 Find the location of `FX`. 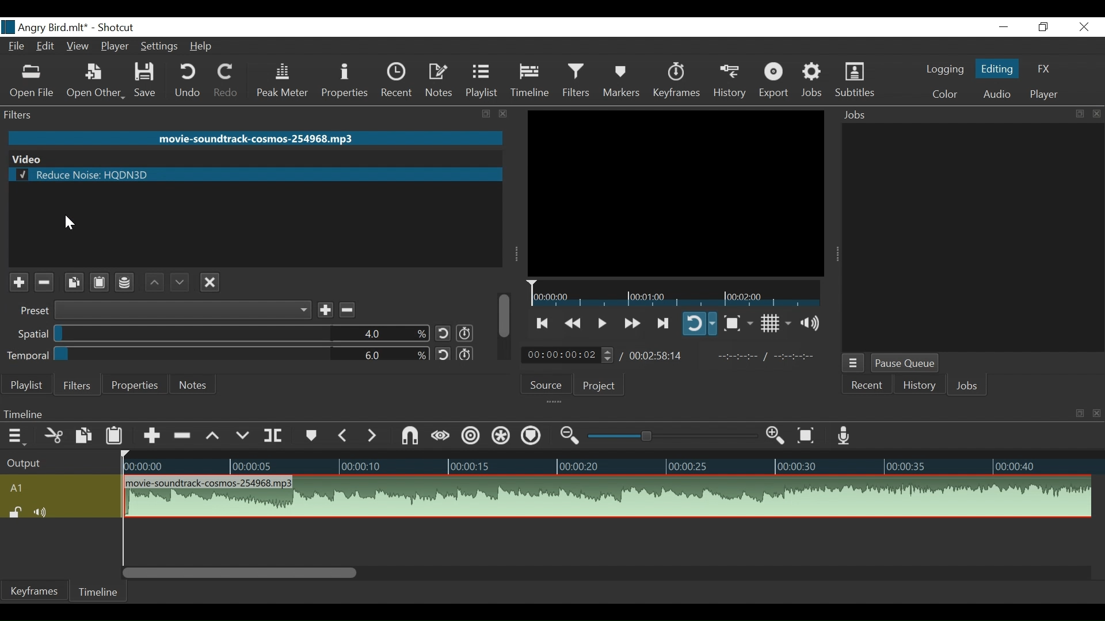

FX is located at coordinates (1042, 69).